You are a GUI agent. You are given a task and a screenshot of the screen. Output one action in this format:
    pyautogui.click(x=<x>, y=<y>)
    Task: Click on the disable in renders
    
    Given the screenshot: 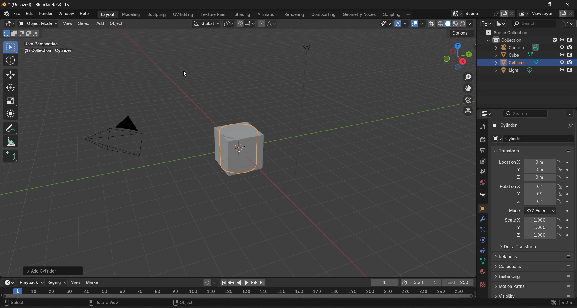 What is the action you would take?
    pyautogui.click(x=571, y=47)
    